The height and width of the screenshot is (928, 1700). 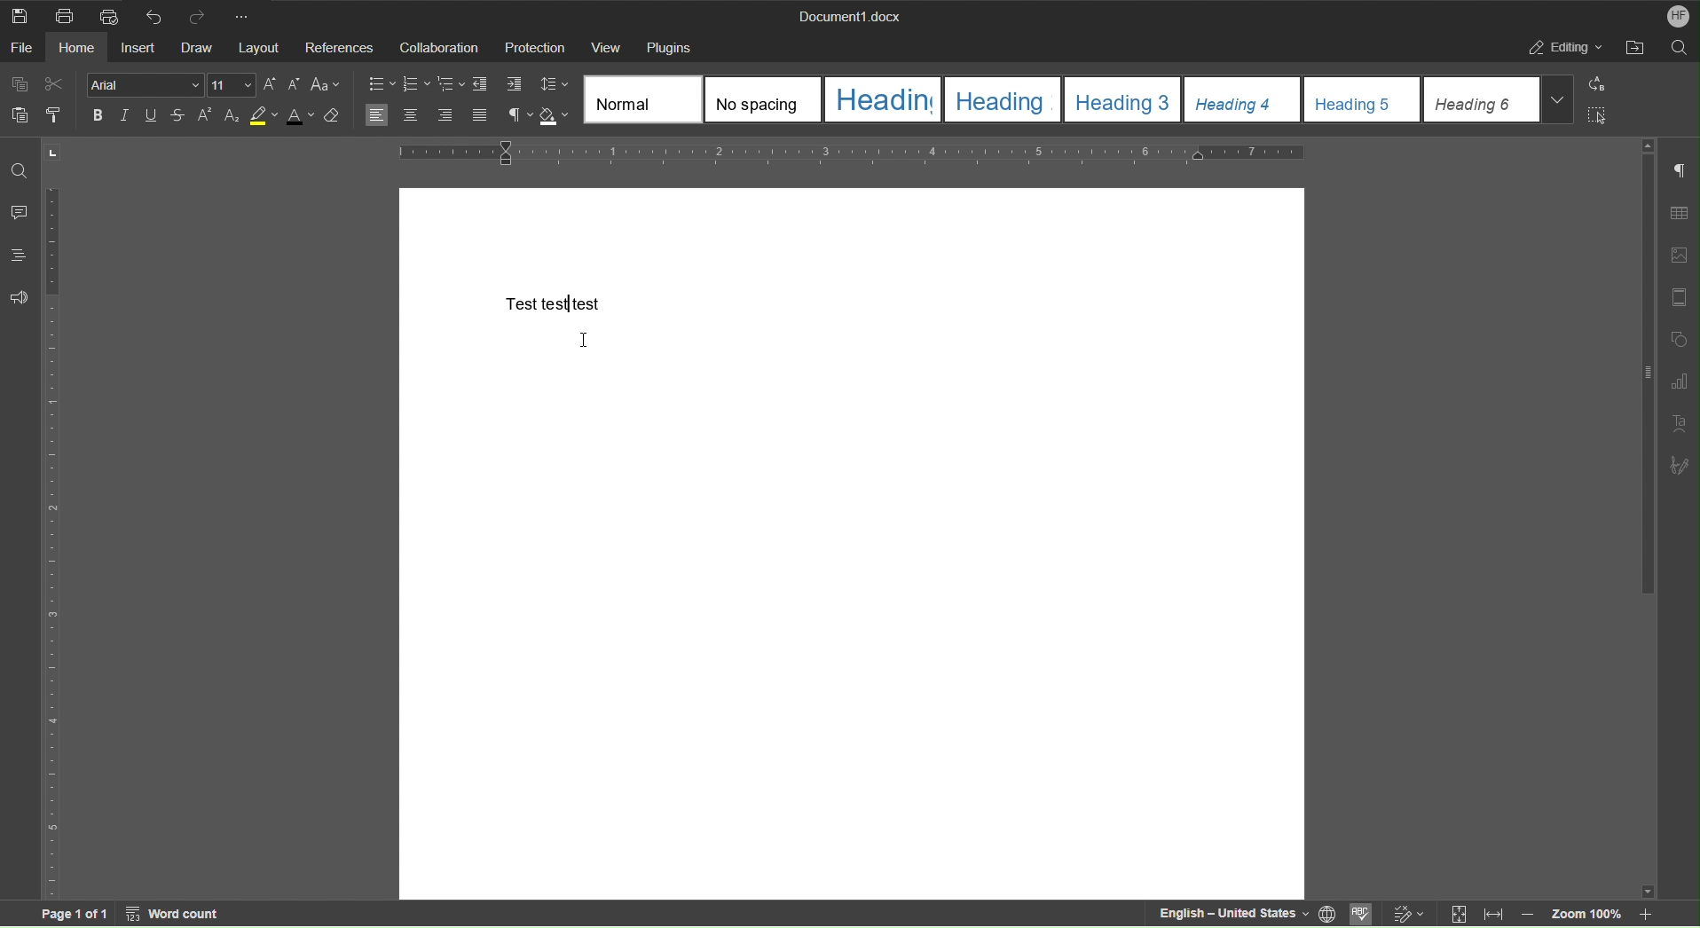 I want to click on Heading 5, so click(x=1364, y=100).